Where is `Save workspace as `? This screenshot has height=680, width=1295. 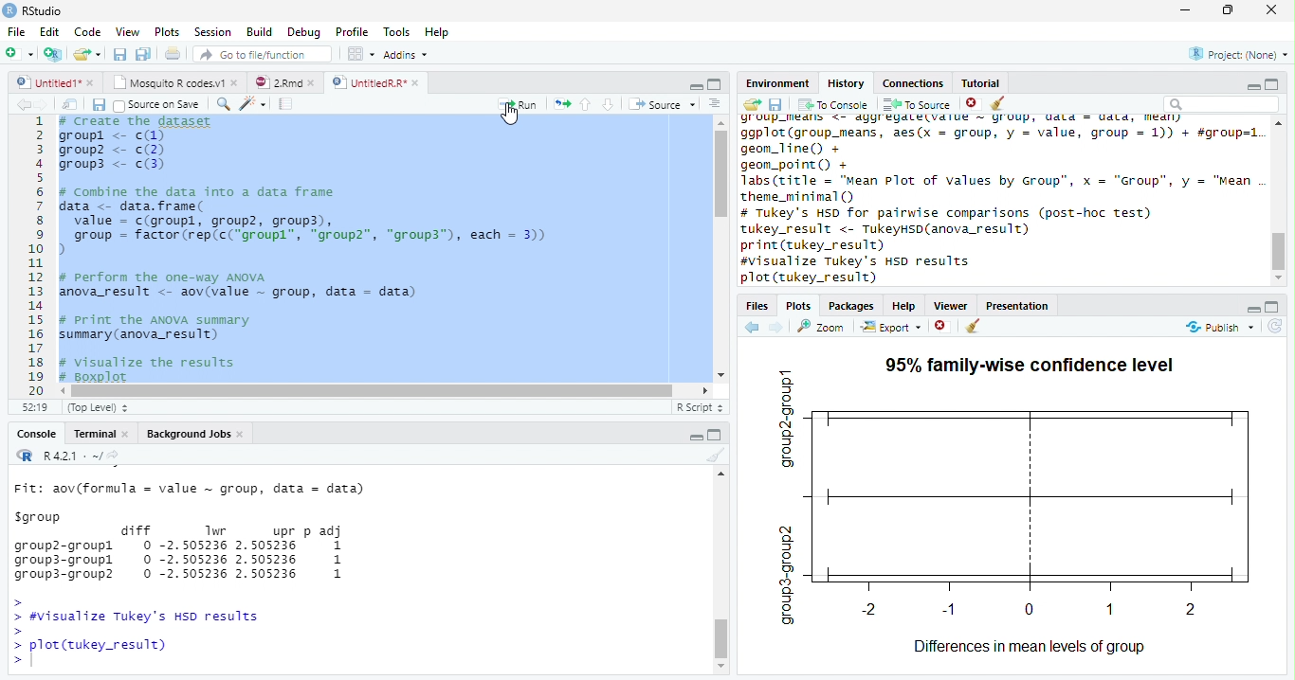
Save workspace as  is located at coordinates (778, 105).